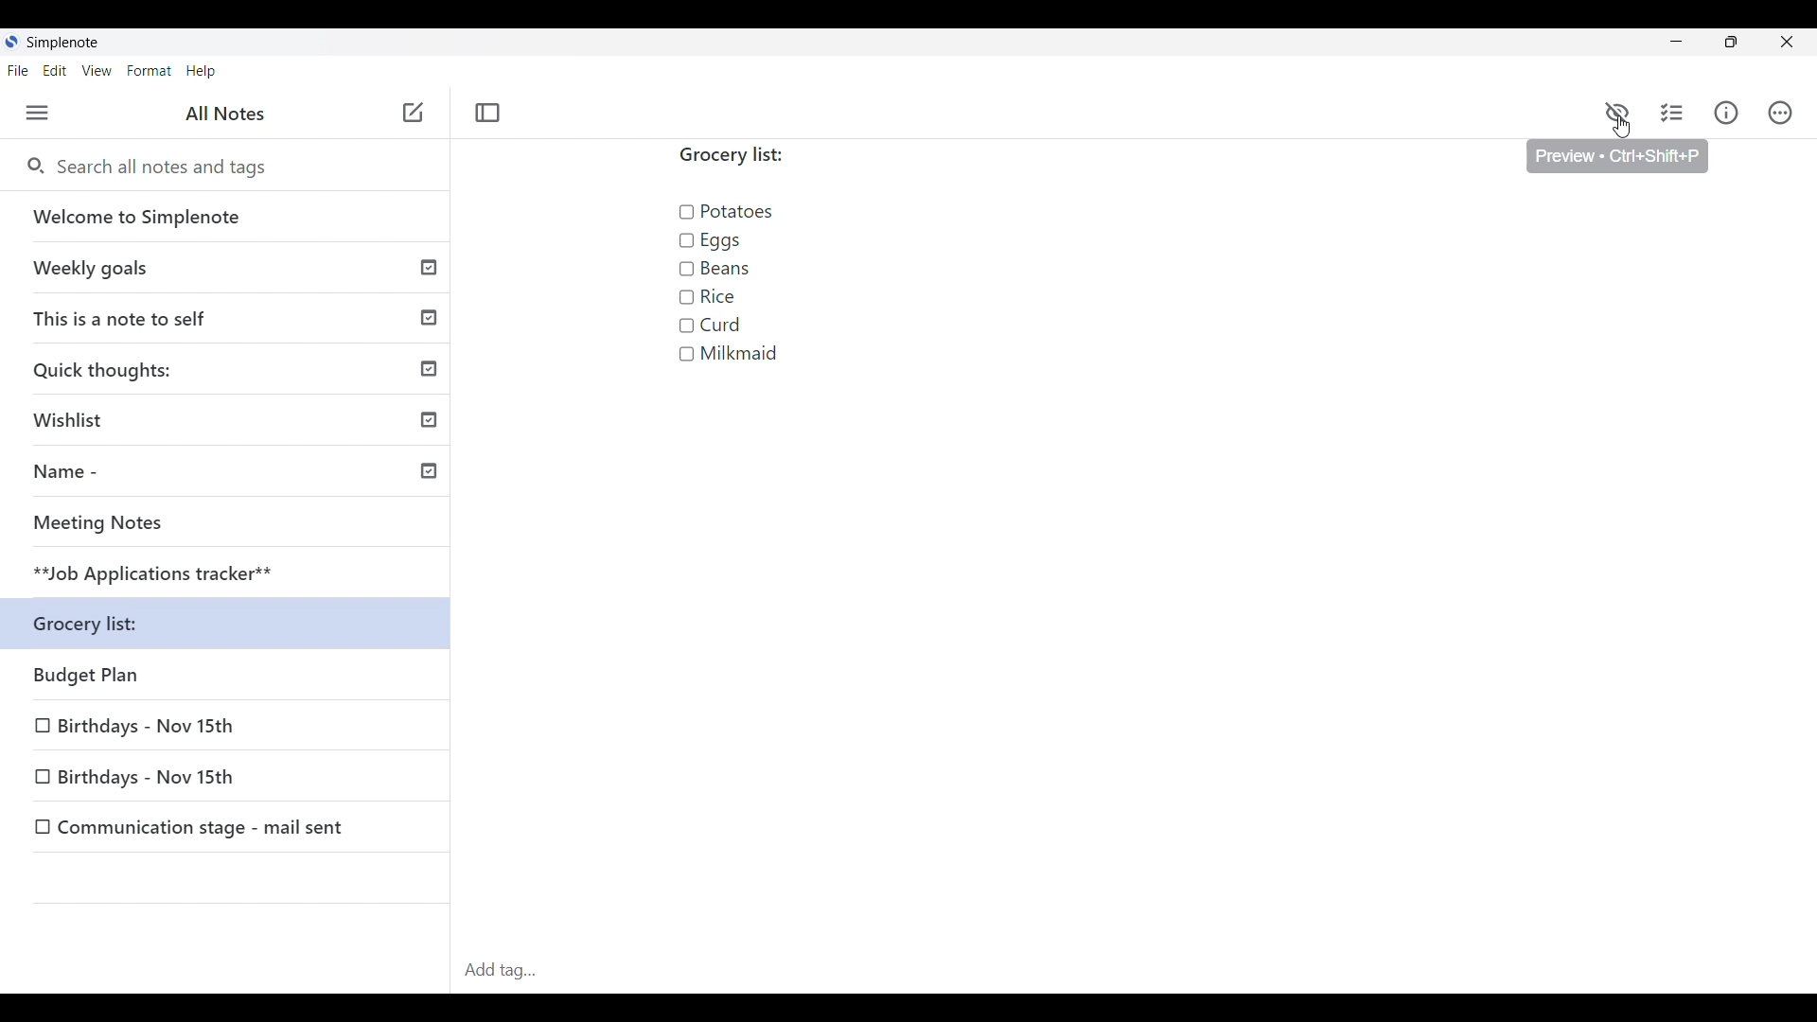 The width and height of the screenshot is (1817, 1022). Describe the element at coordinates (231, 218) in the screenshot. I see `Welcome to Simplenote` at that location.